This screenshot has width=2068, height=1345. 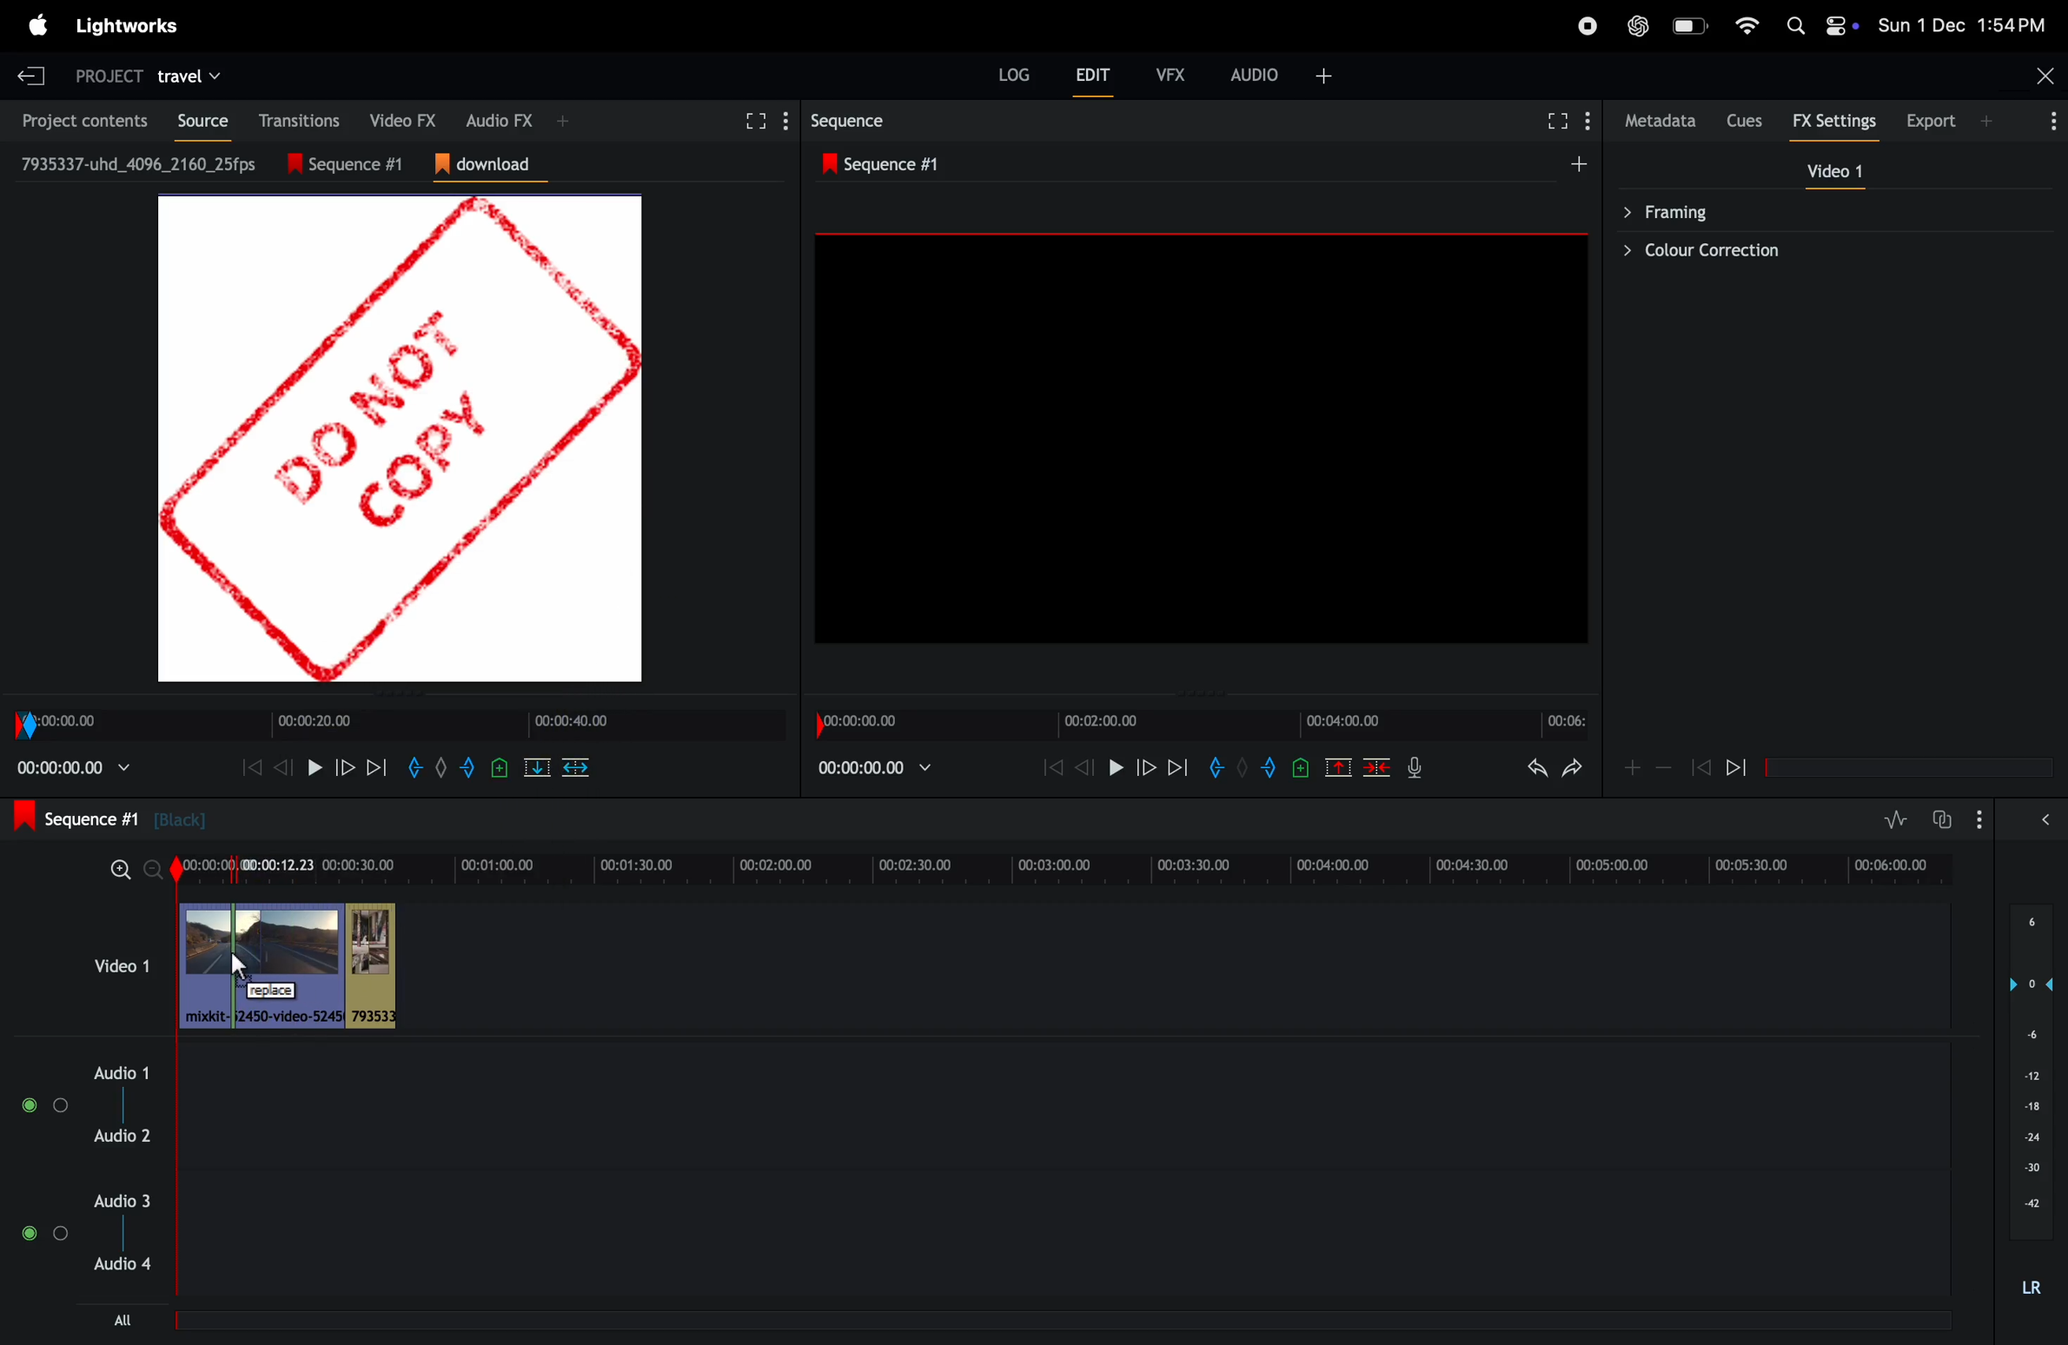 I want to click on zoom in zoom out, so click(x=1664, y=766).